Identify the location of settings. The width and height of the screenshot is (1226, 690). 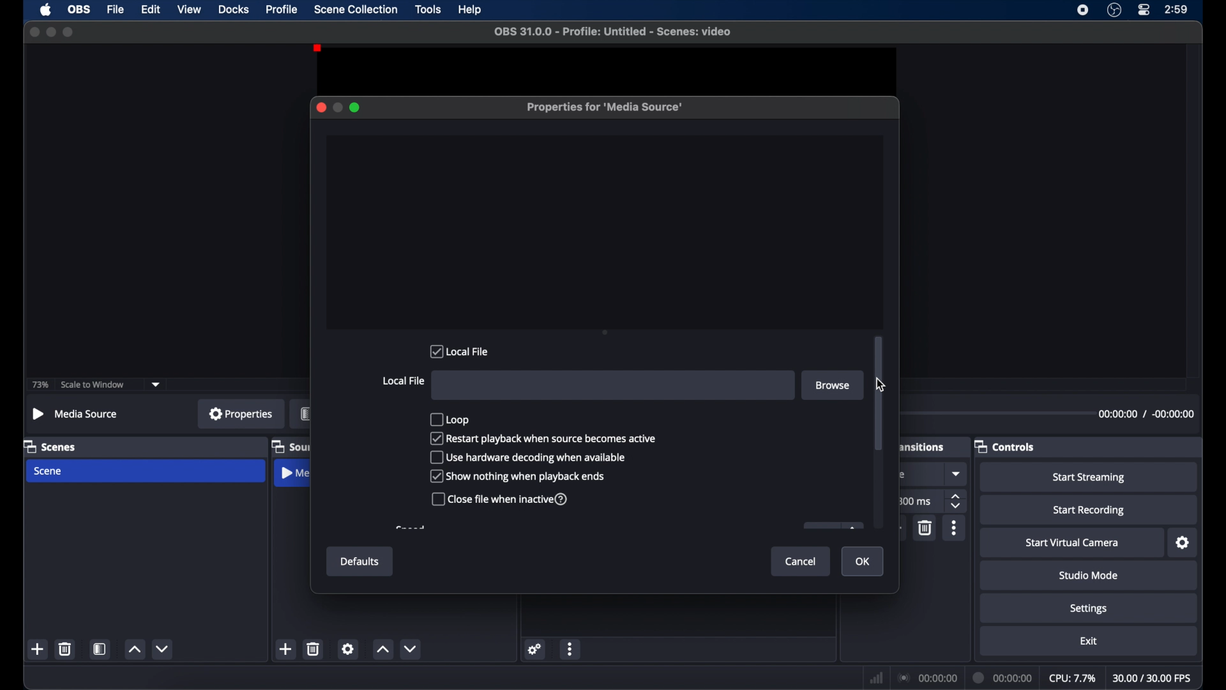
(535, 650).